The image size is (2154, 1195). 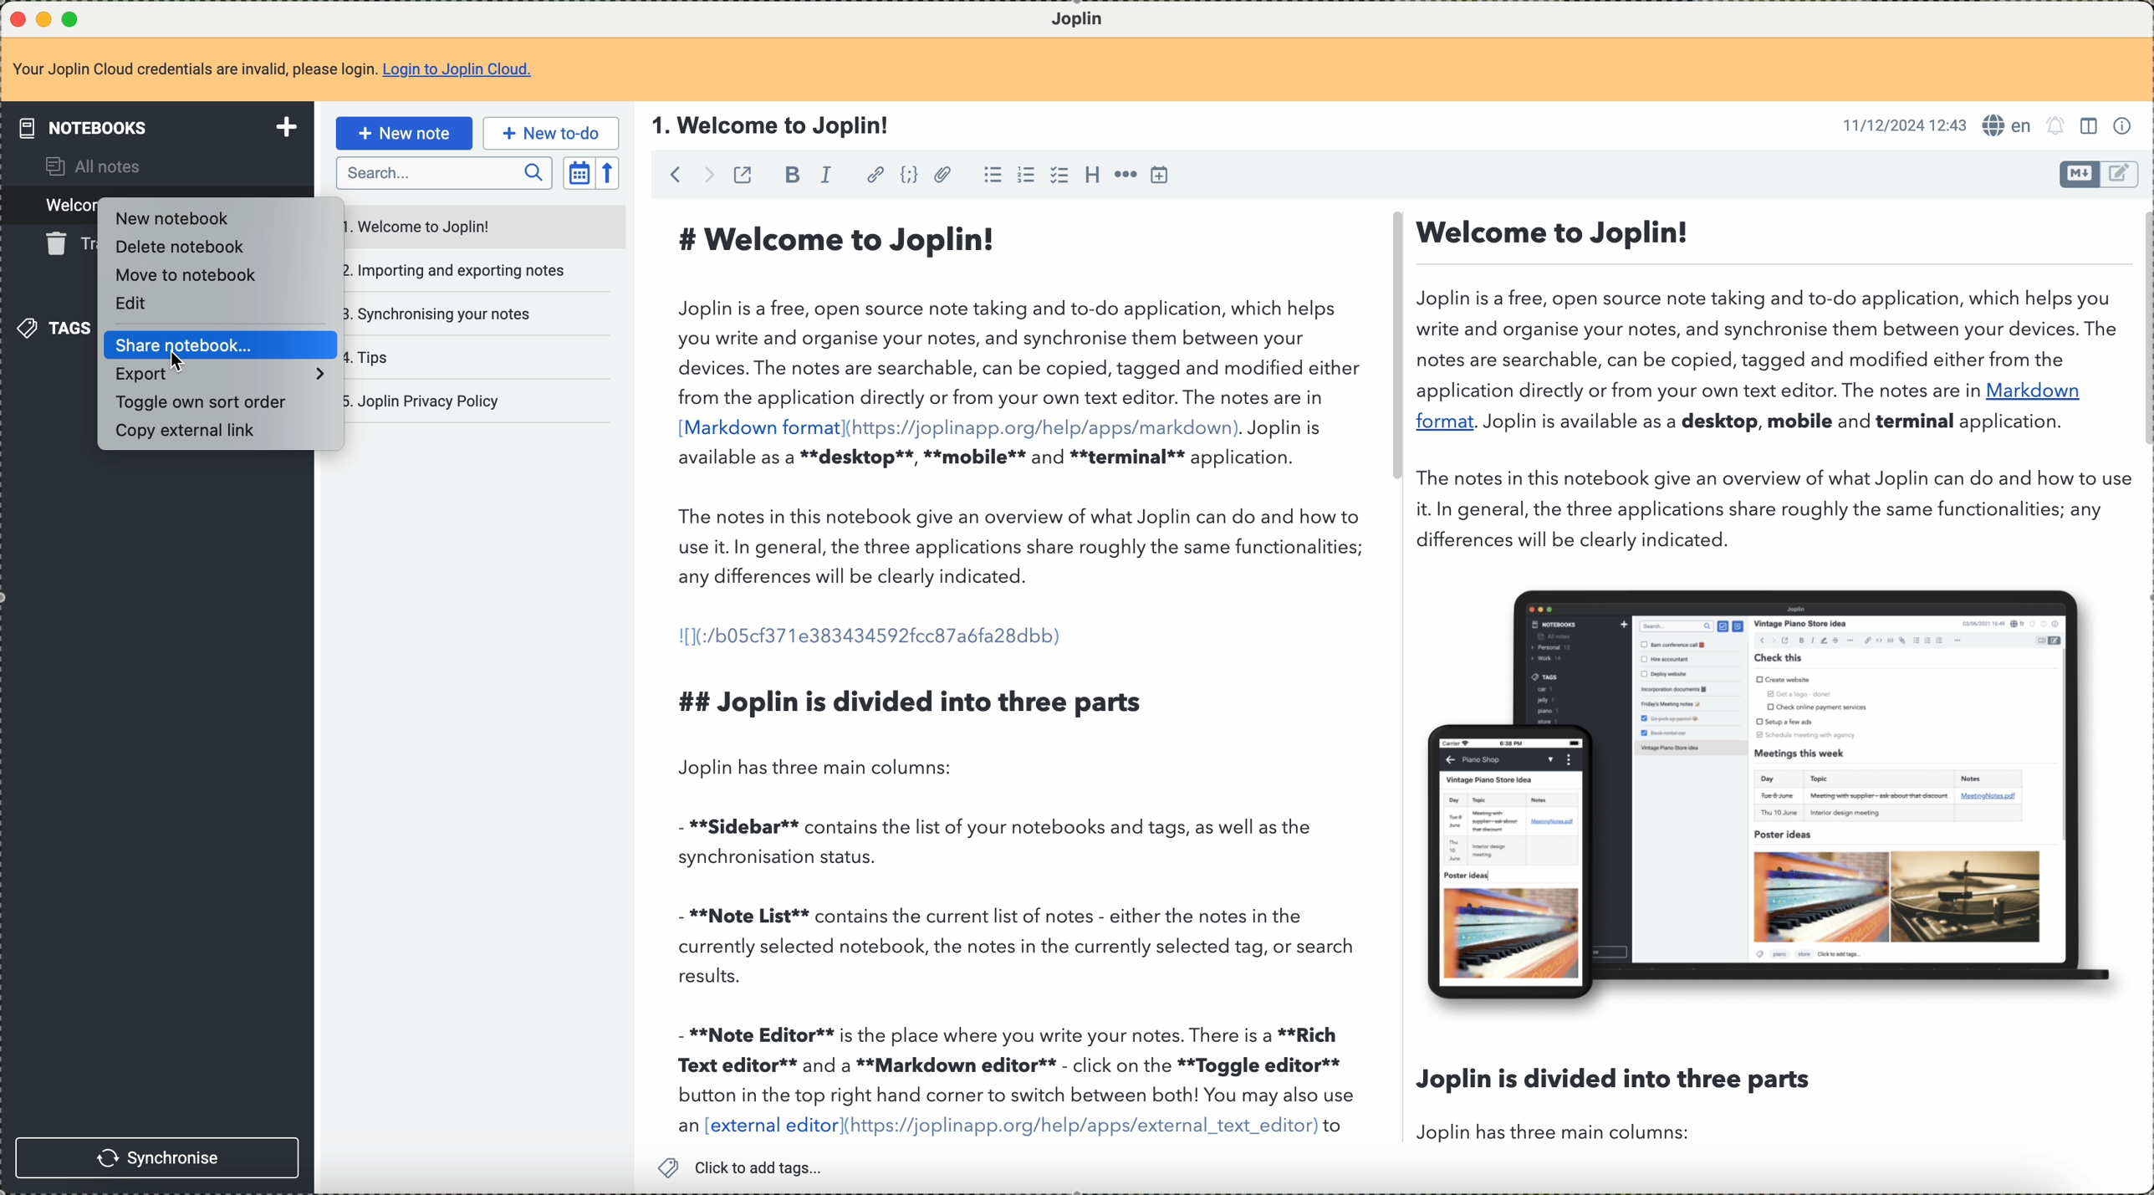 I want to click on set alarm, so click(x=2057, y=126).